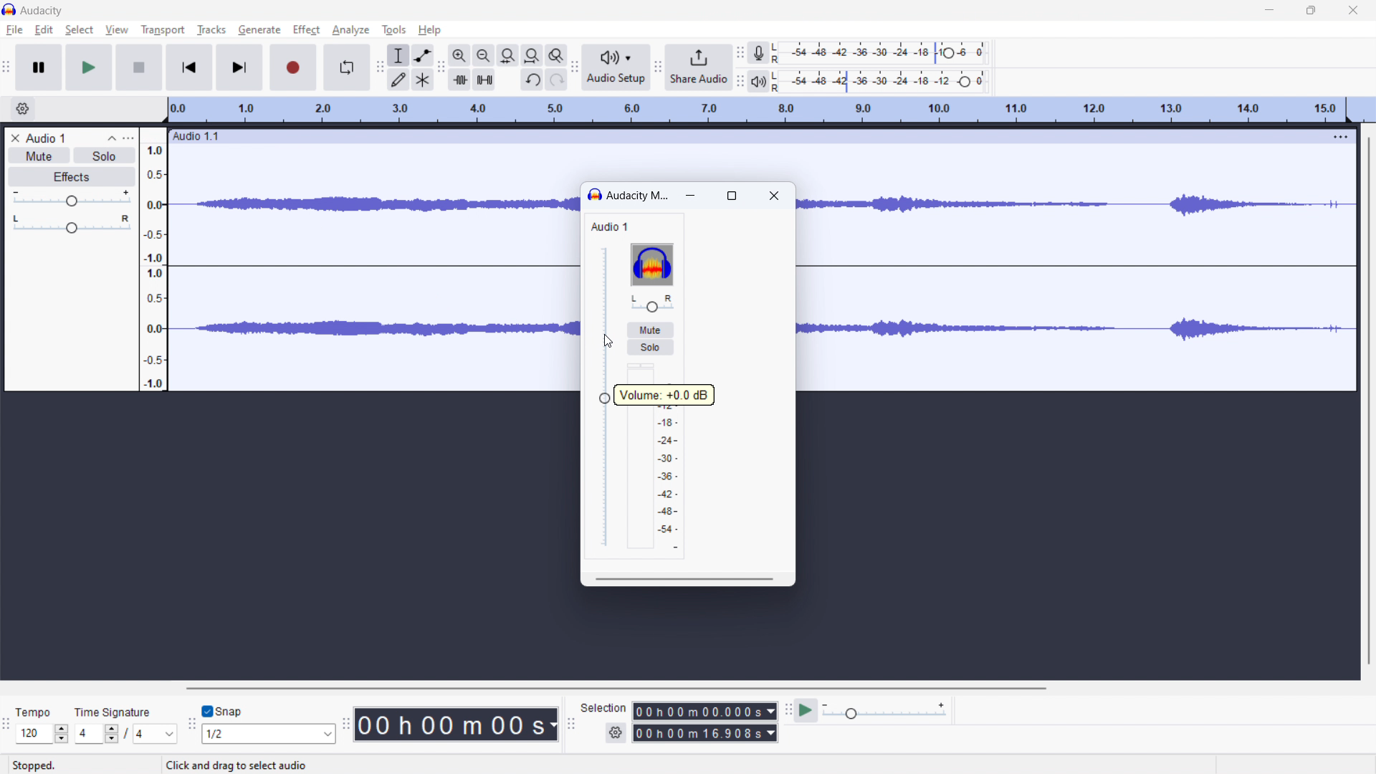 This screenshot has height=774, width=1376. What do you see at coordinates (1031, 333) in the screenshot?
I see `waveform` at bounding box center [1031, 333].